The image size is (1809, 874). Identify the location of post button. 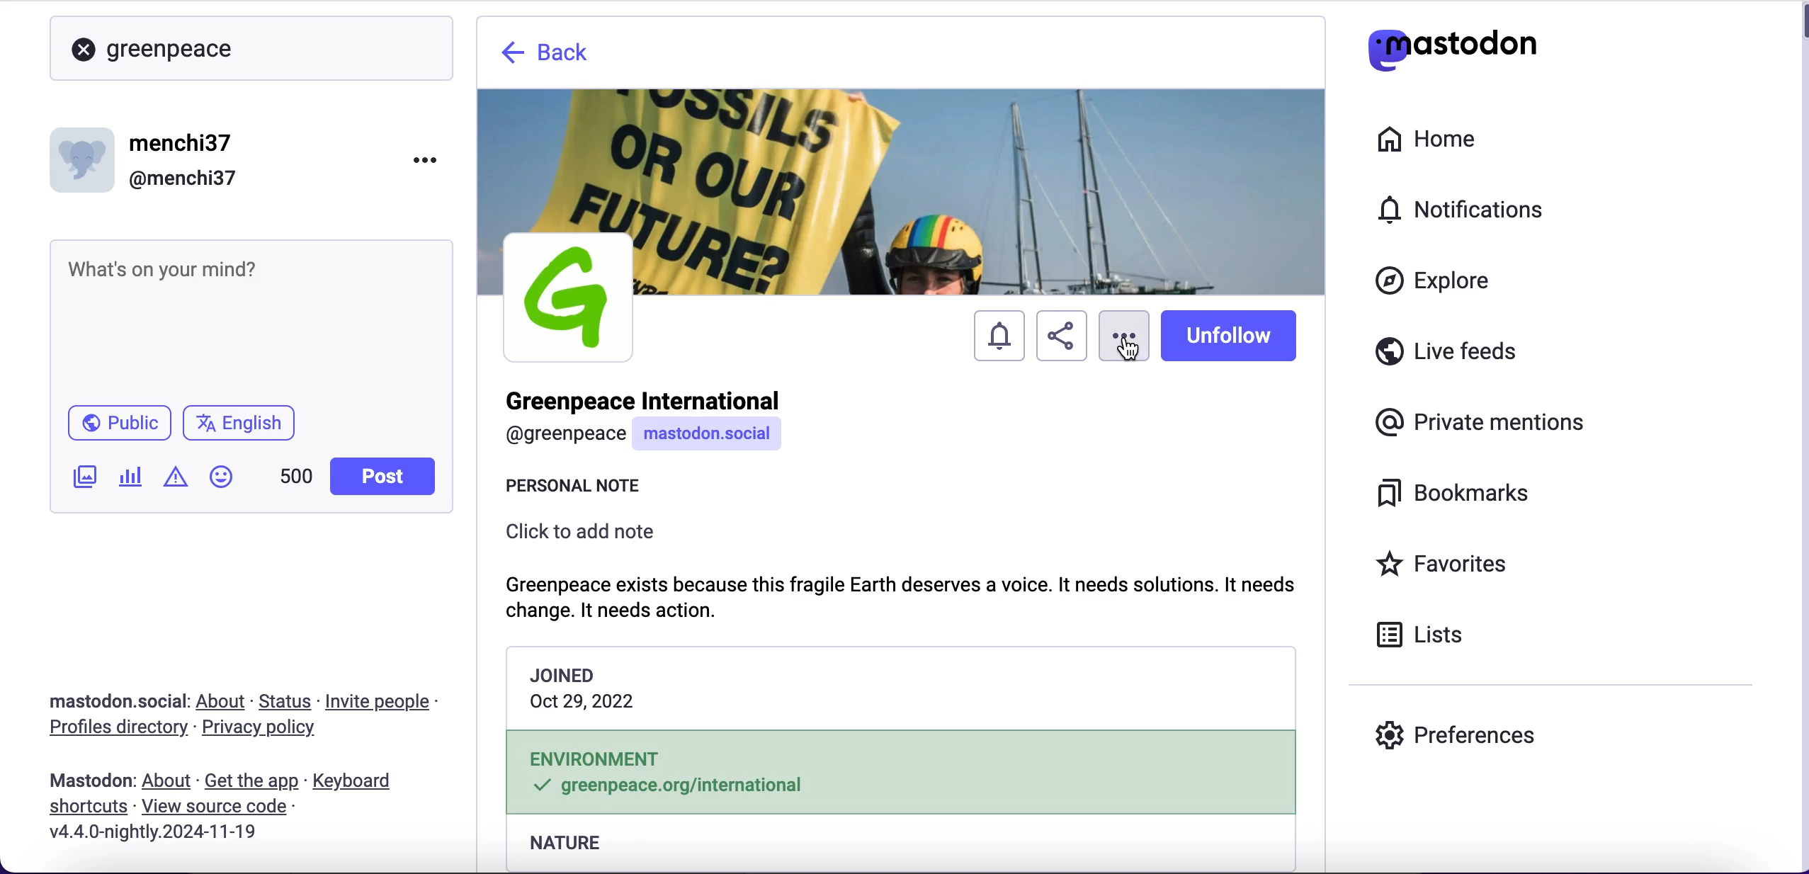
(387, 477).